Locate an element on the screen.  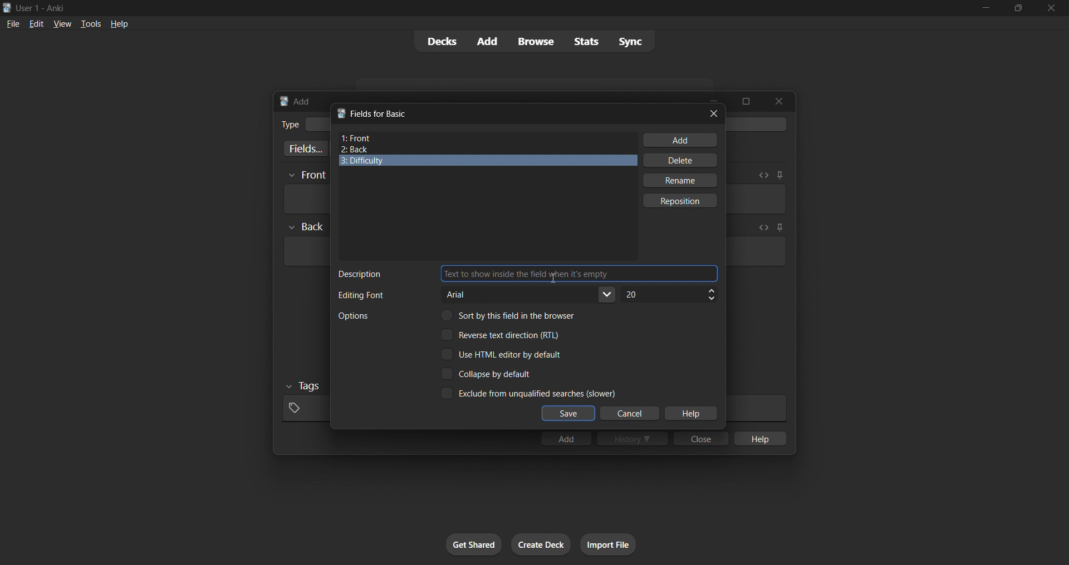
tools is located at coordinates (90, 23).